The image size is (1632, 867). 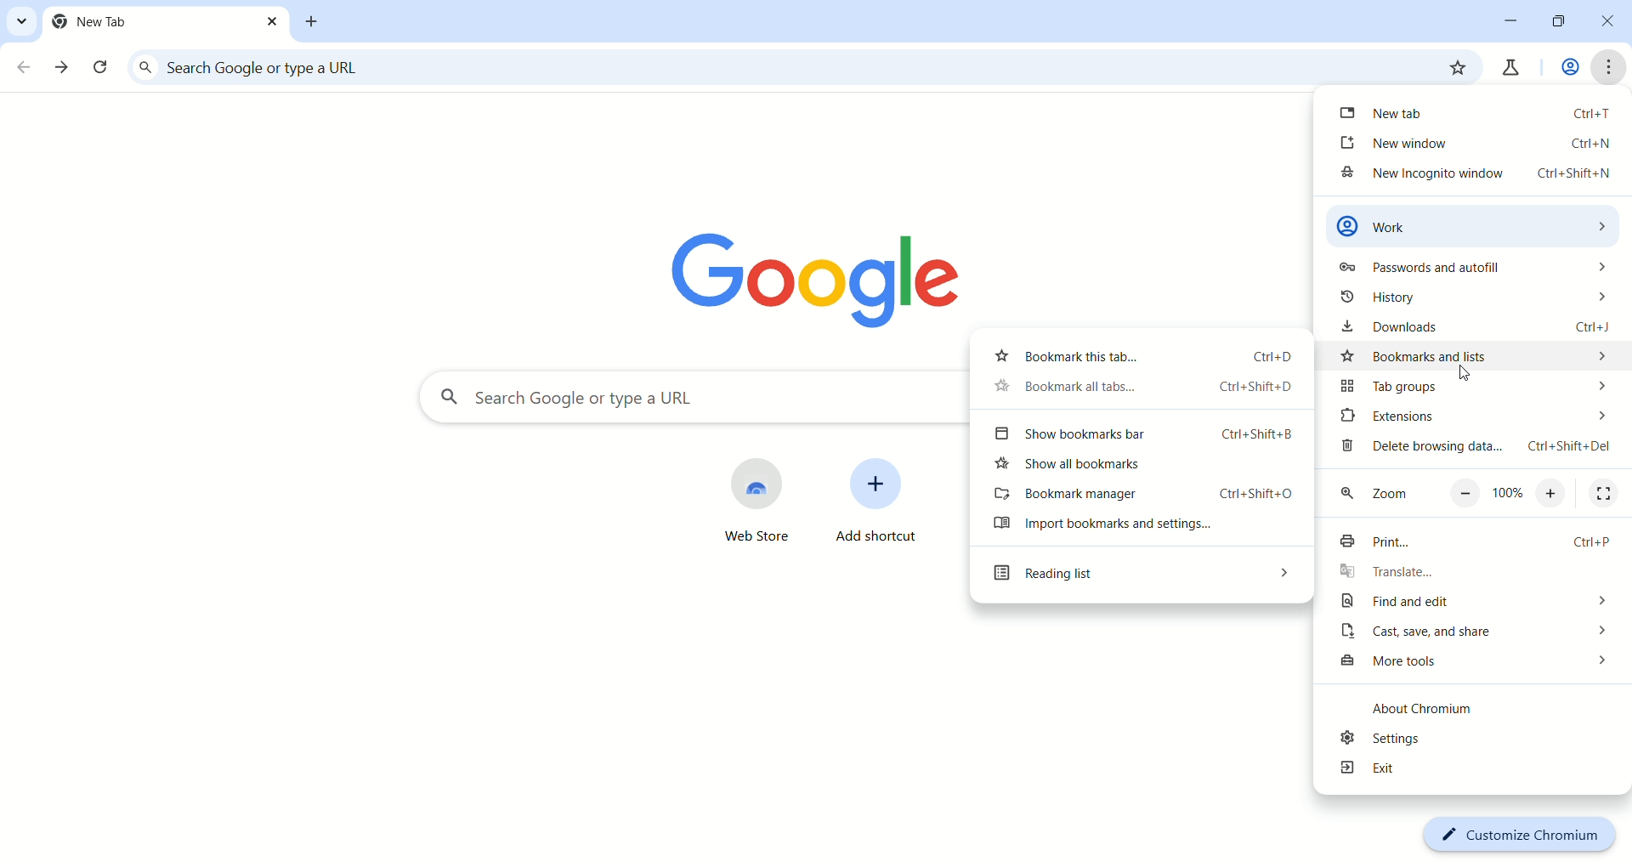 I want to click on maximize, so click(x=1562, y=24).